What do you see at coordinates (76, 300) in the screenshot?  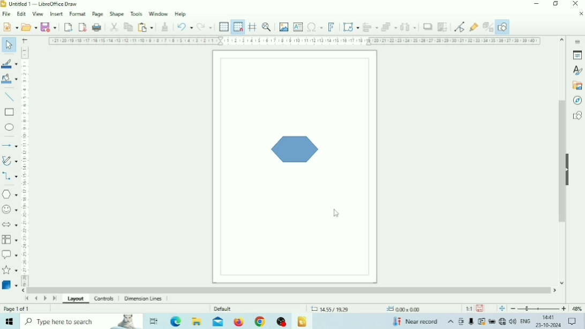 I see `Layout` at bounding box center [76, 300].